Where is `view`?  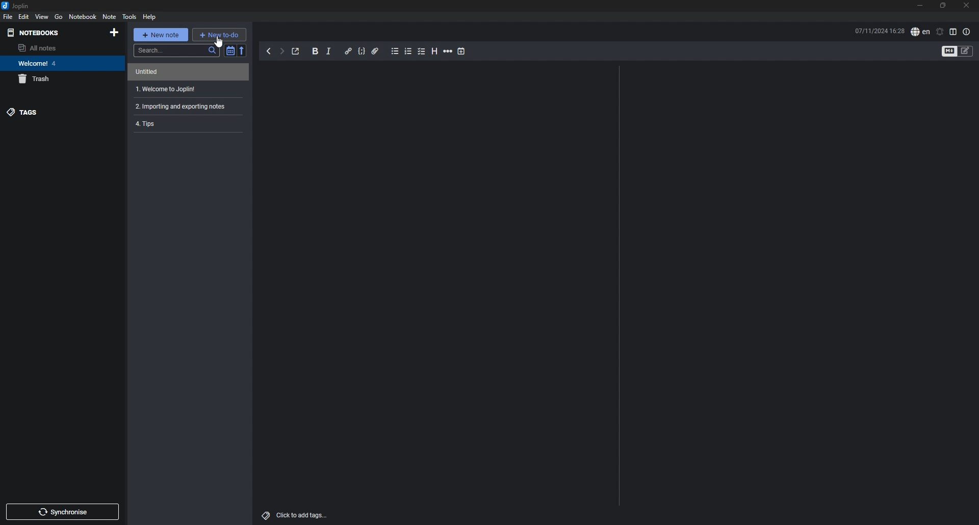 view is located at coordinates (42, 17).